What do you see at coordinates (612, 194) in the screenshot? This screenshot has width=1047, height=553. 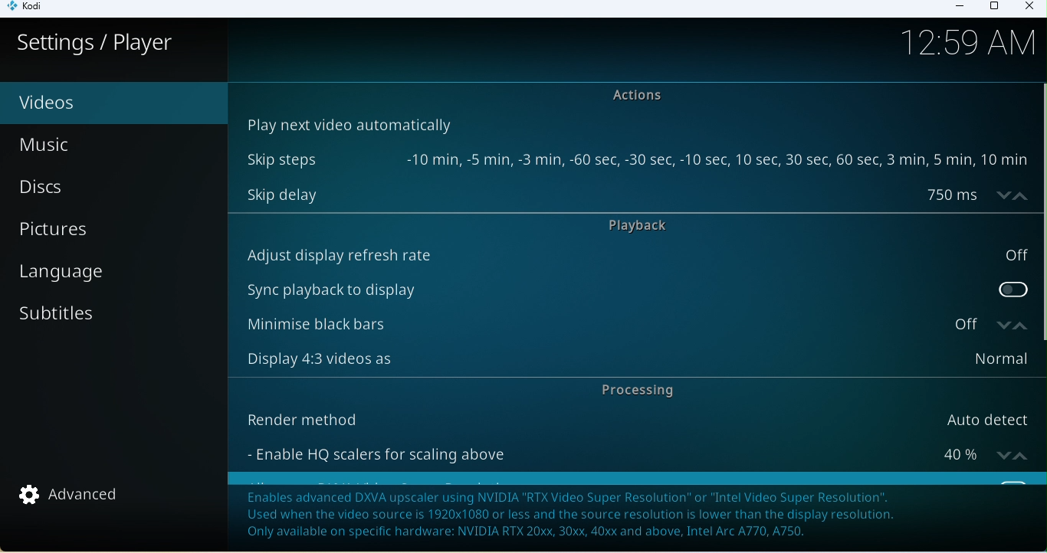 I see `Skip delay` at bounding box center [612, 194].